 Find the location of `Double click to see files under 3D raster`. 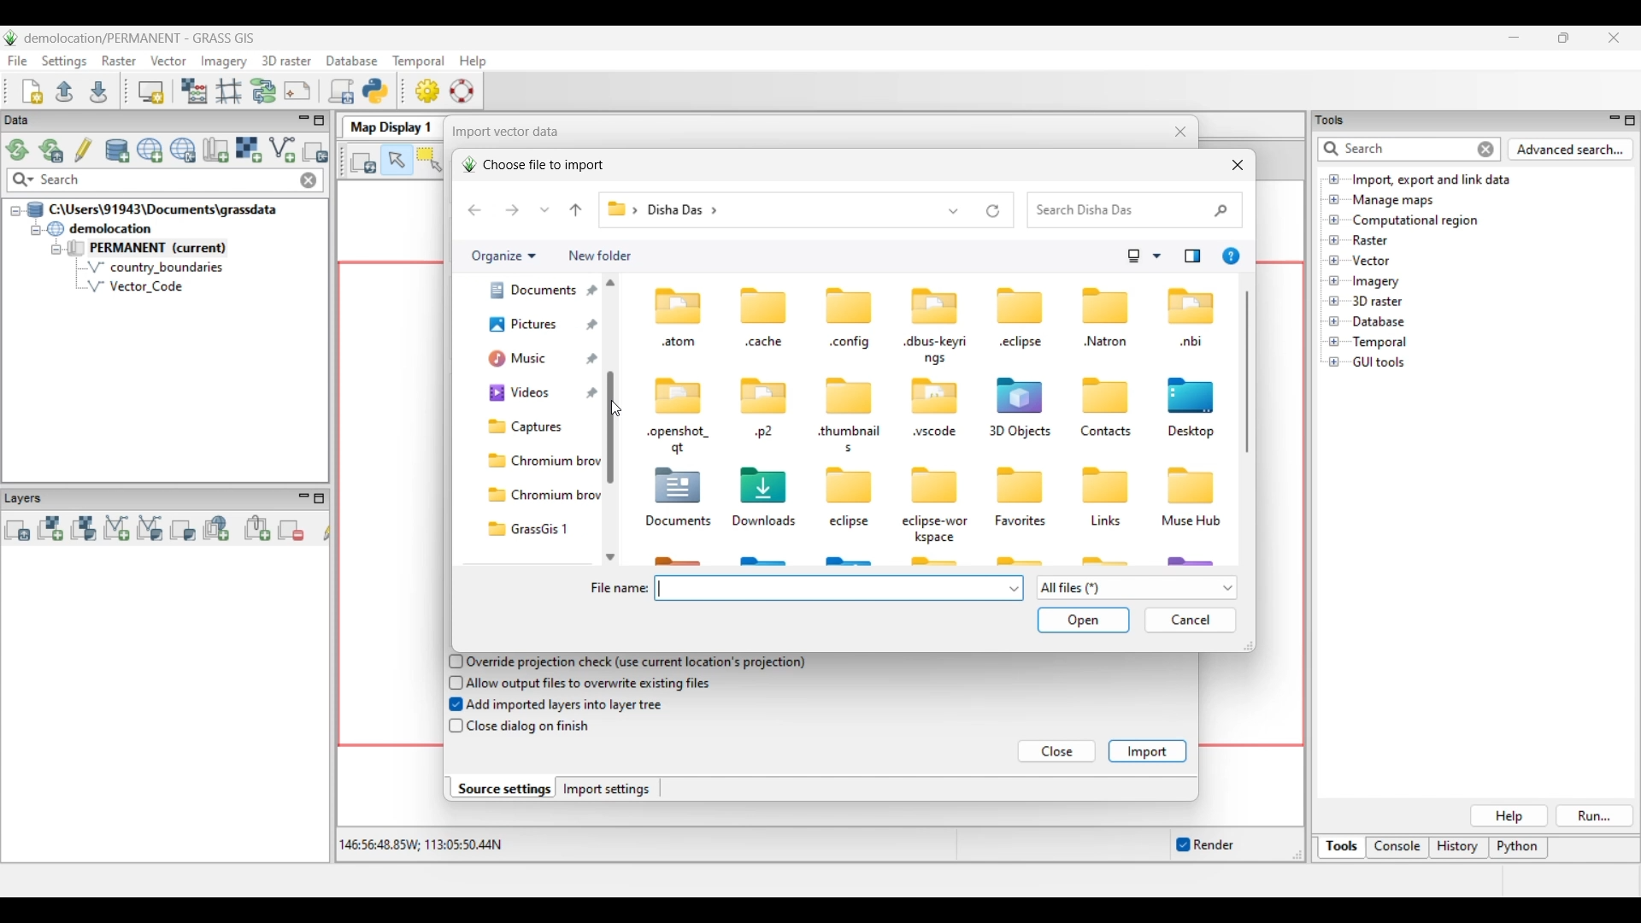

Double click to see files under 3D raster is located at coordinates (1378, 301).